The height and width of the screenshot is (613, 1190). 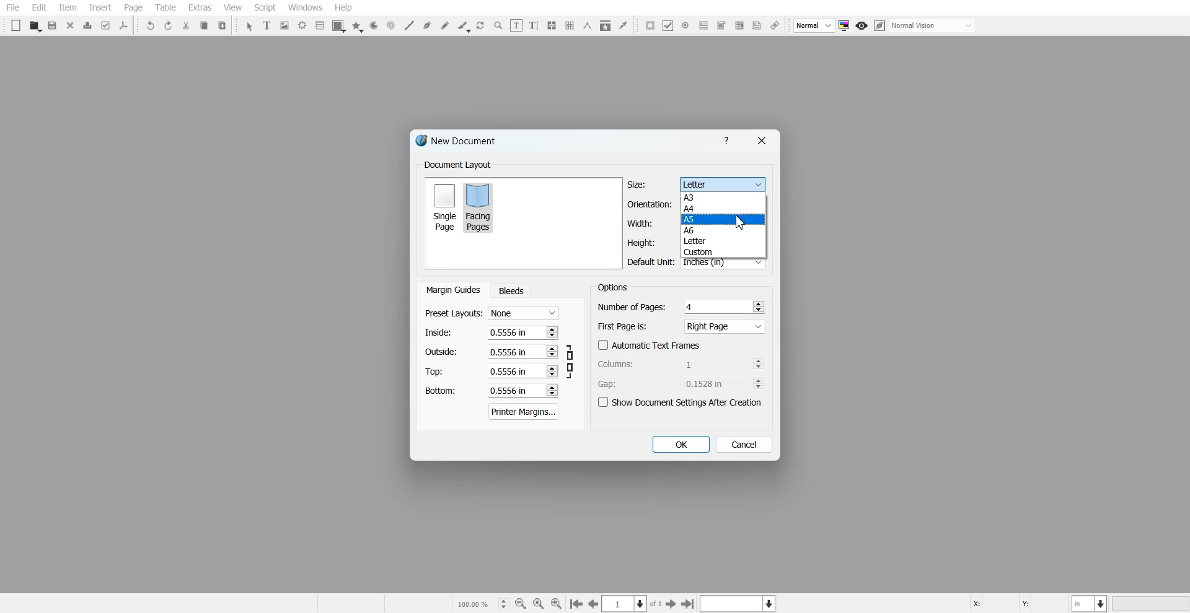 I want to click on Column adjuster, so click(x=682, y=363).